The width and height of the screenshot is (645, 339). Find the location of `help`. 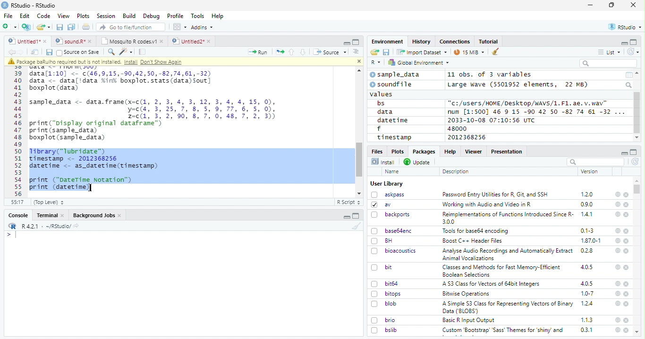

help is located at coordinates (617, 267).